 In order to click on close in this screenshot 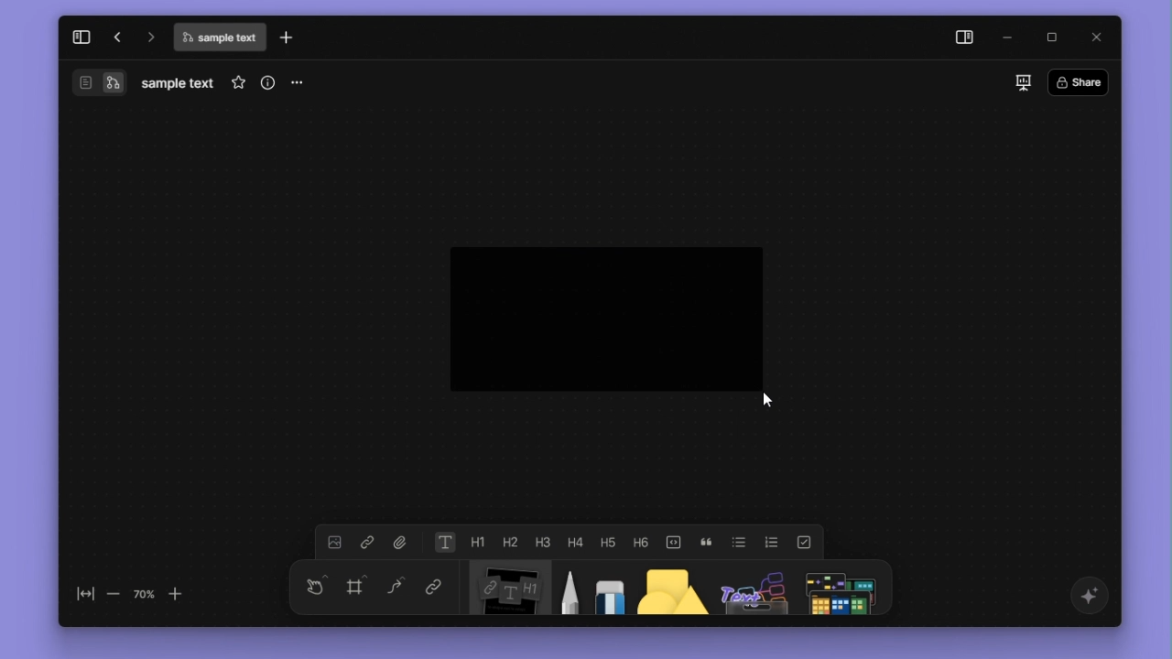, I will do `click(1093, 37)`.